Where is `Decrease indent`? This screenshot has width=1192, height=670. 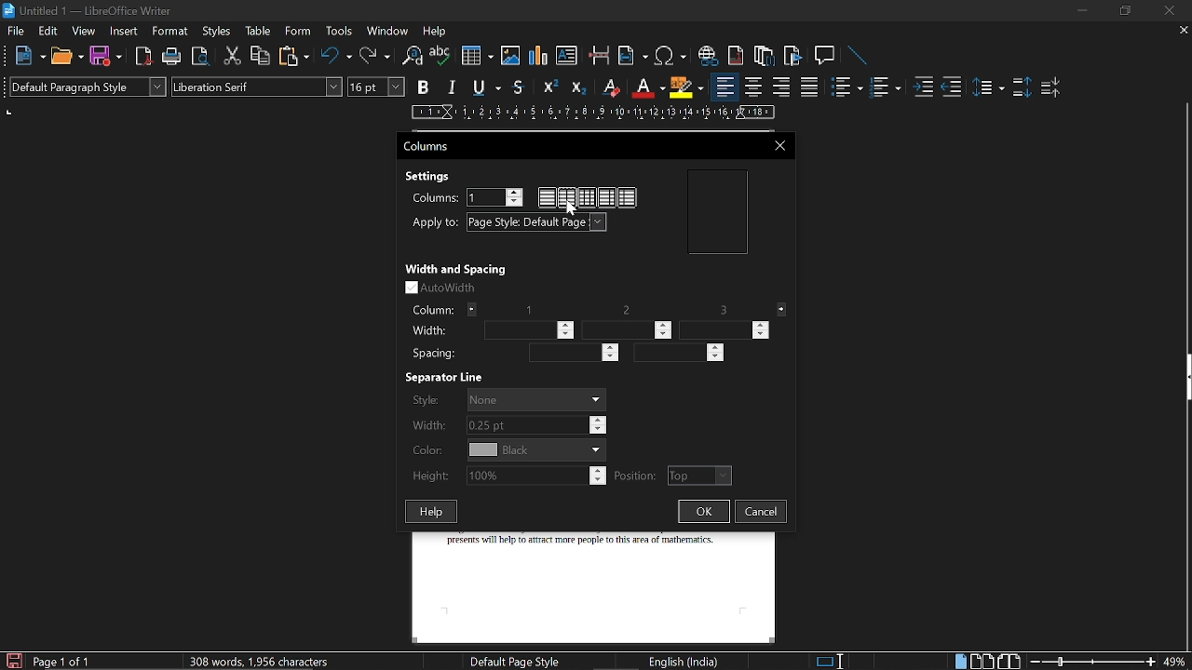 Decrease indent is located at coordinates (955, 87).